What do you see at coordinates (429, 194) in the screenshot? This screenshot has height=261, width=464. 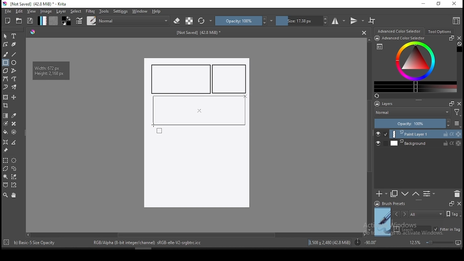 I see `view or change layer properties` at bounding box center [429, 194].